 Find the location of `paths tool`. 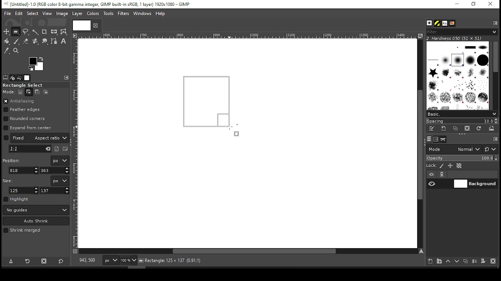

paths tool is located at coordinates (54, 42).